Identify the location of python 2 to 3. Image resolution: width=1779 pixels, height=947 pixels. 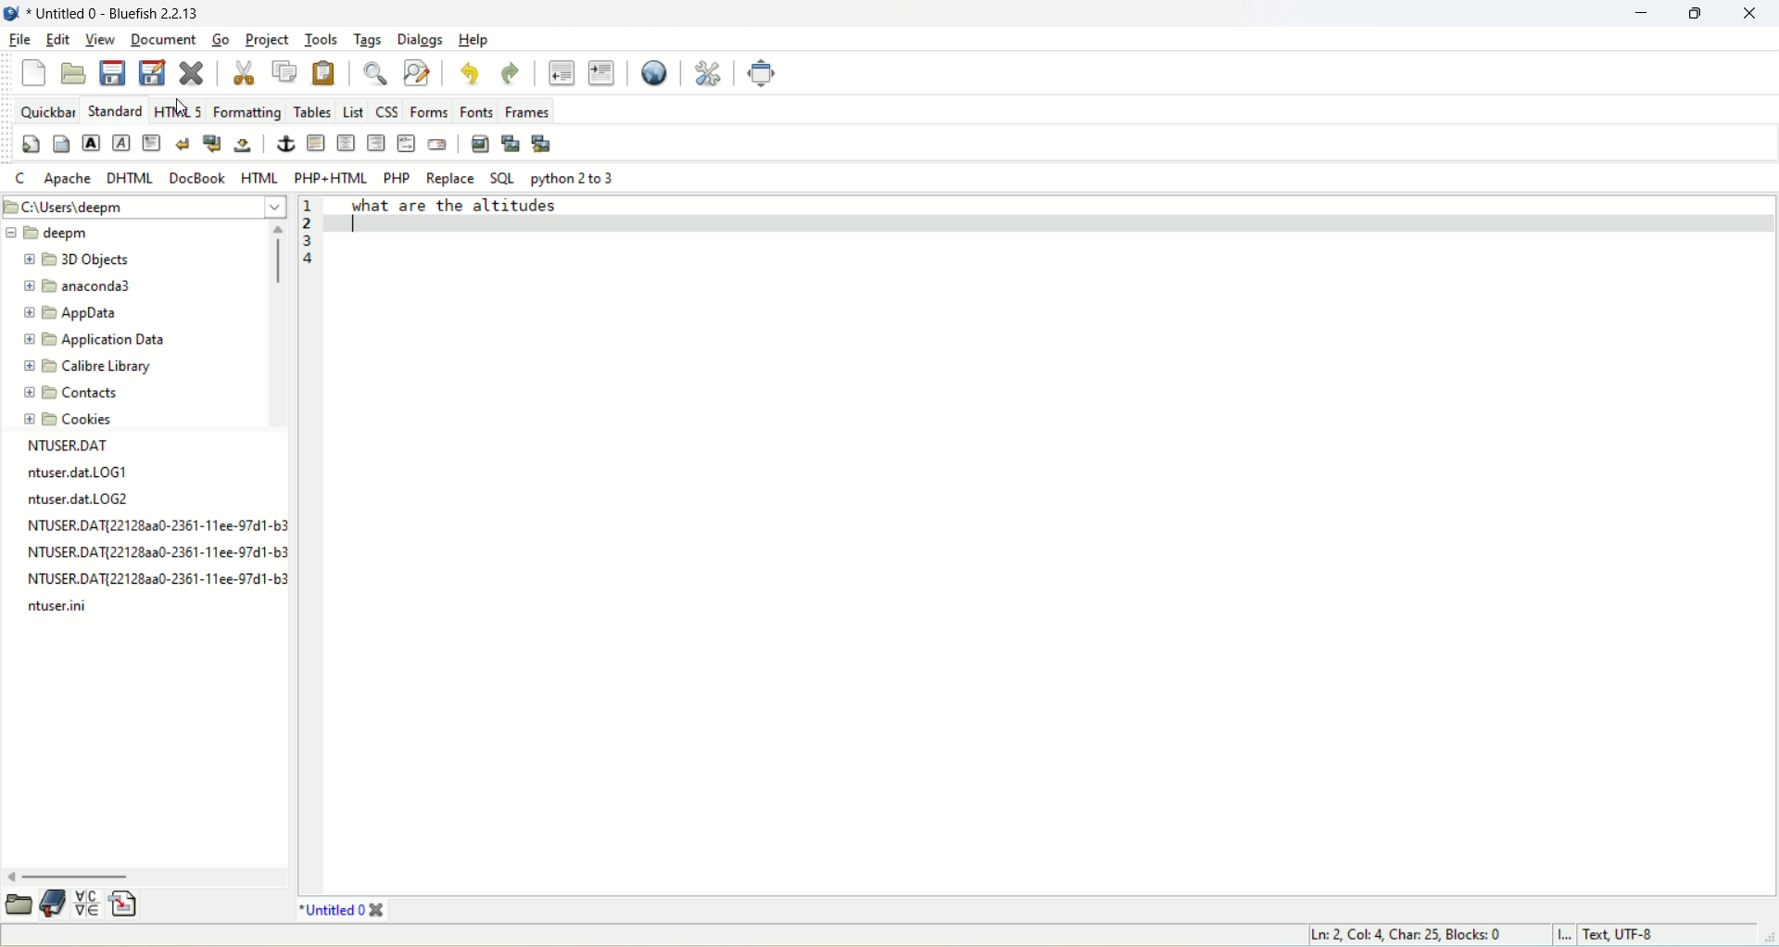
(574, 180).